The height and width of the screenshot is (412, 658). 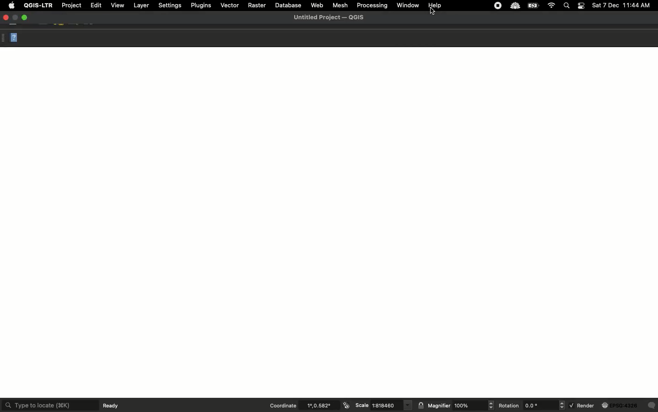 I want to click on Project, so click(x=71, y=5).